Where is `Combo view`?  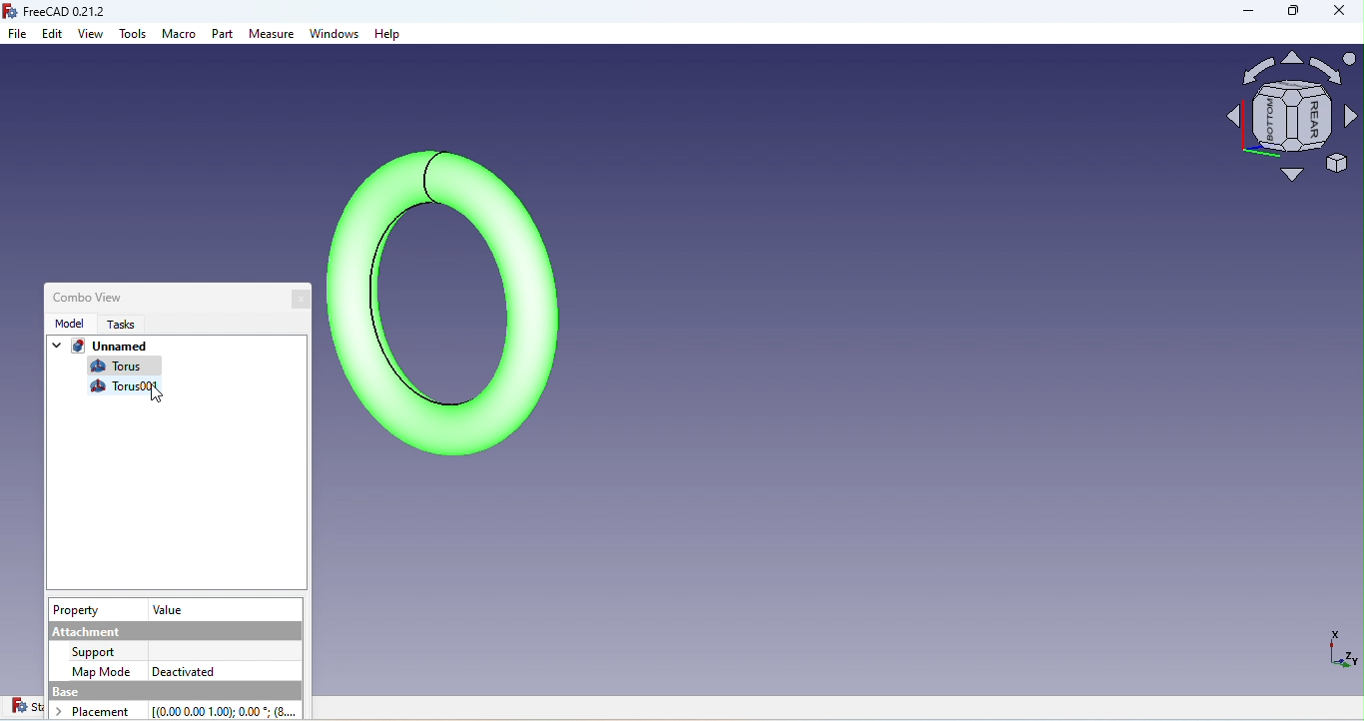
Combo view is located at coordinates (83, 296).